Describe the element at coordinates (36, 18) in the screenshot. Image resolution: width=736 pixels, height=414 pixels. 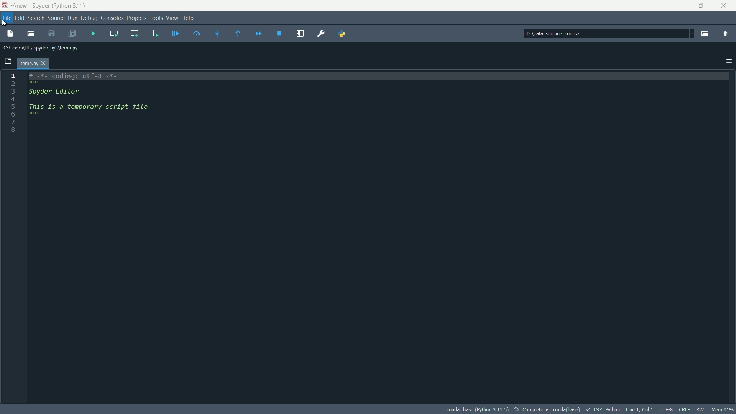
I see `search menu` at that location.